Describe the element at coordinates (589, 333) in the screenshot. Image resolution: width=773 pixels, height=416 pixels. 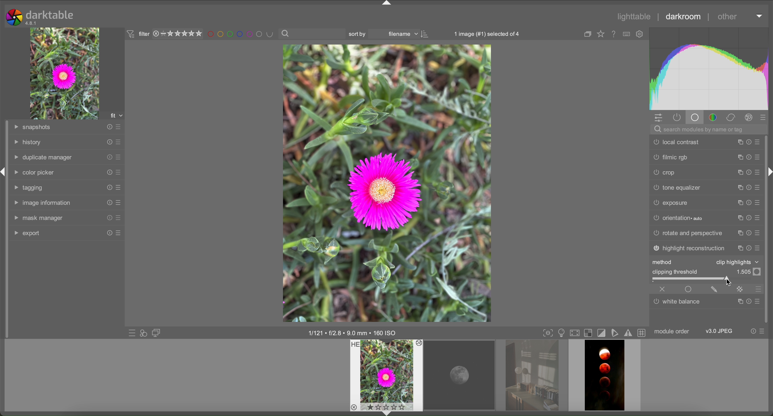
I see `overexposure` at that location.